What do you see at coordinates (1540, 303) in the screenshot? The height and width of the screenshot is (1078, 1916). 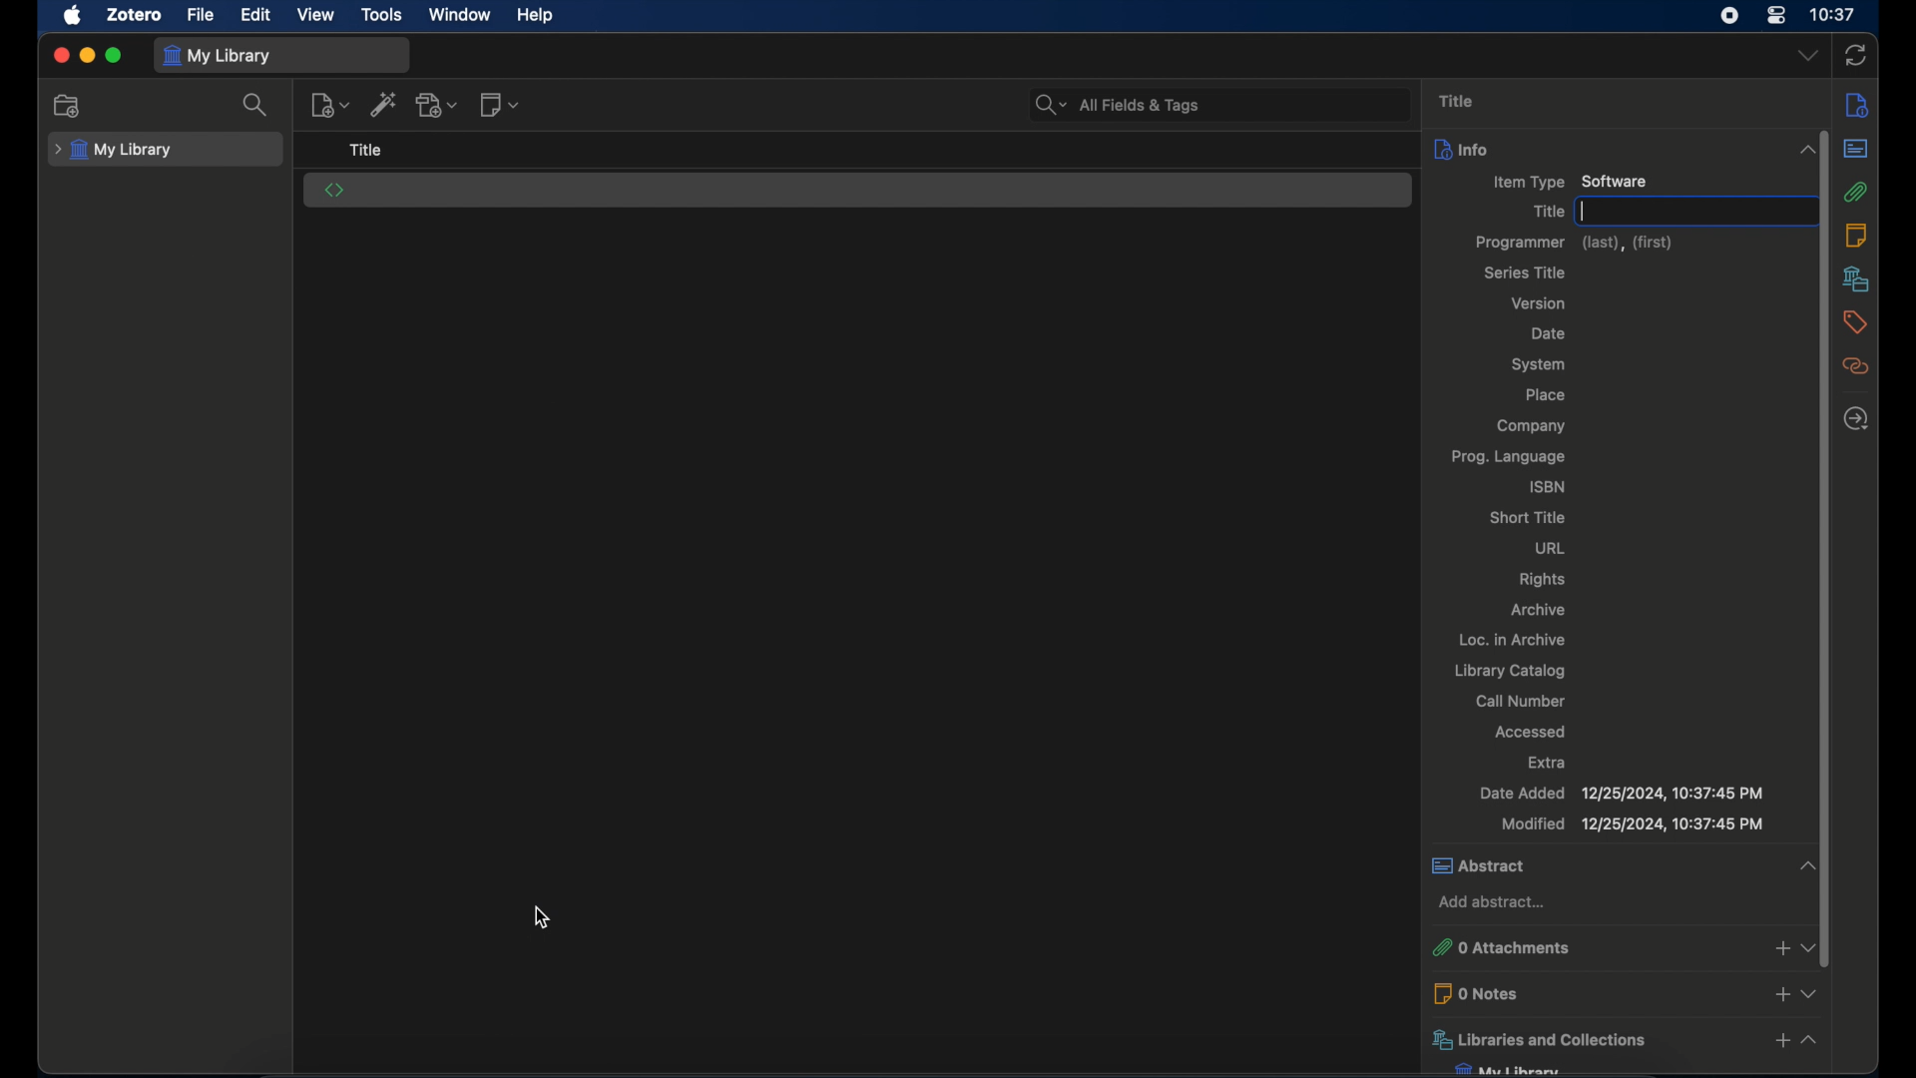 I see `version` at bounding box center [1540, 303].